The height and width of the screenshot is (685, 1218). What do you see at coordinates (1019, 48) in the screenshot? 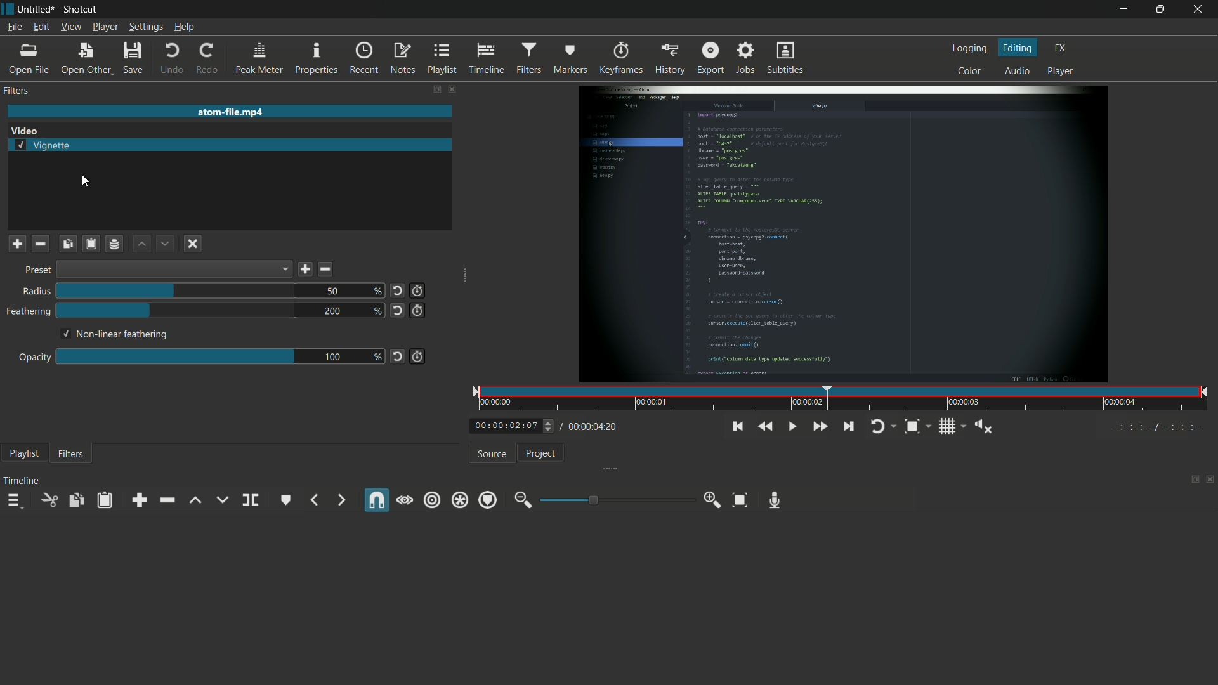
I see `editing` at bounding box center [1019, 48].